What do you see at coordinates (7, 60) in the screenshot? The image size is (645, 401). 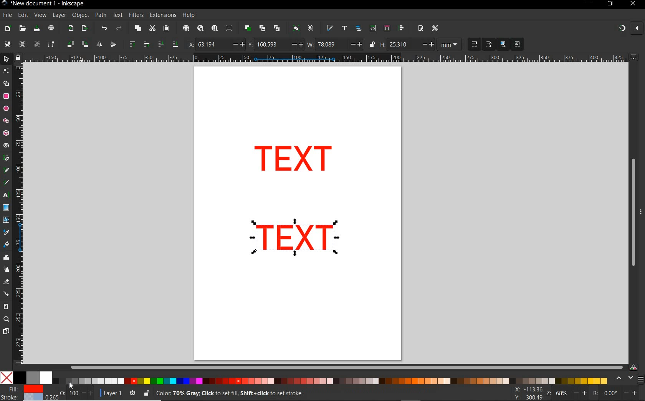 I see `selector tool` at bounding box center [7, 60].